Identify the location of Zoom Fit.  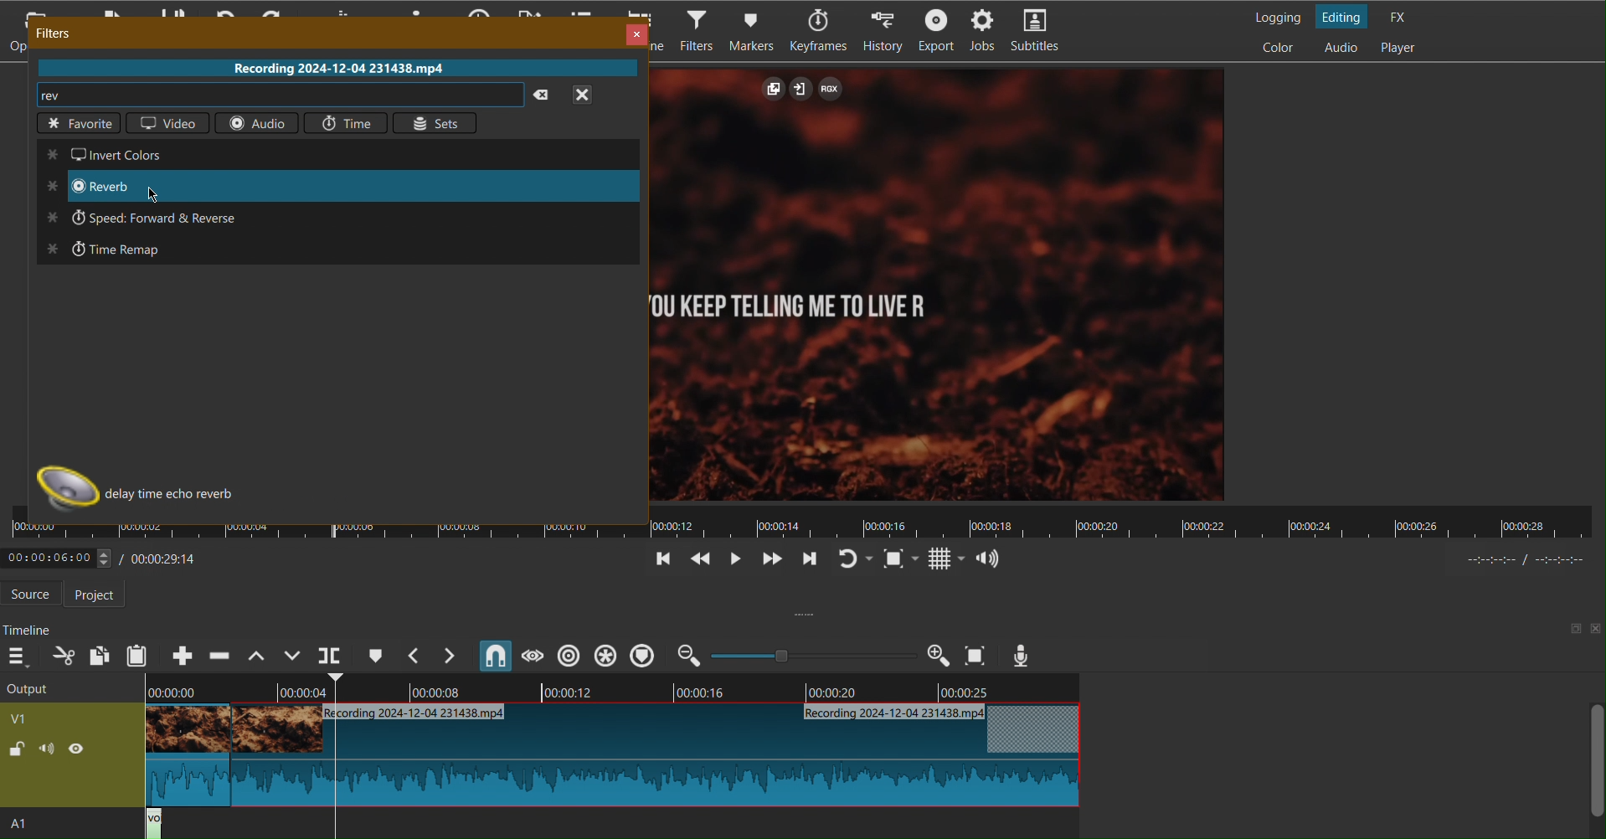
(976, 655).